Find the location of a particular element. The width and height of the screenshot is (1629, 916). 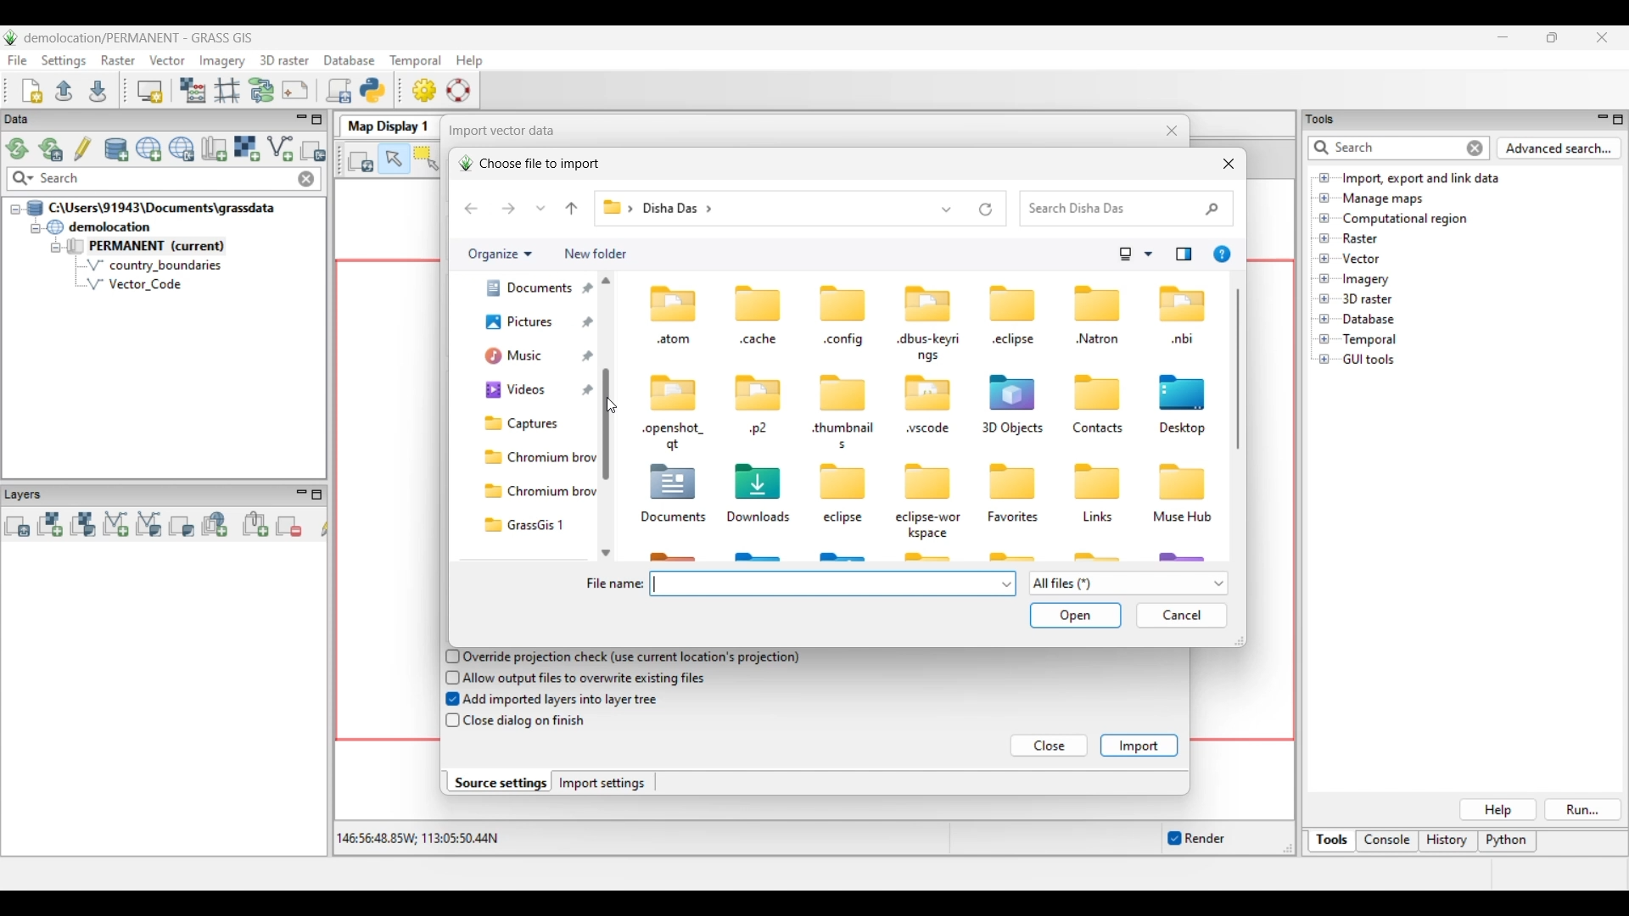

Vertical slide bar is located at coordinates (1238, 369).